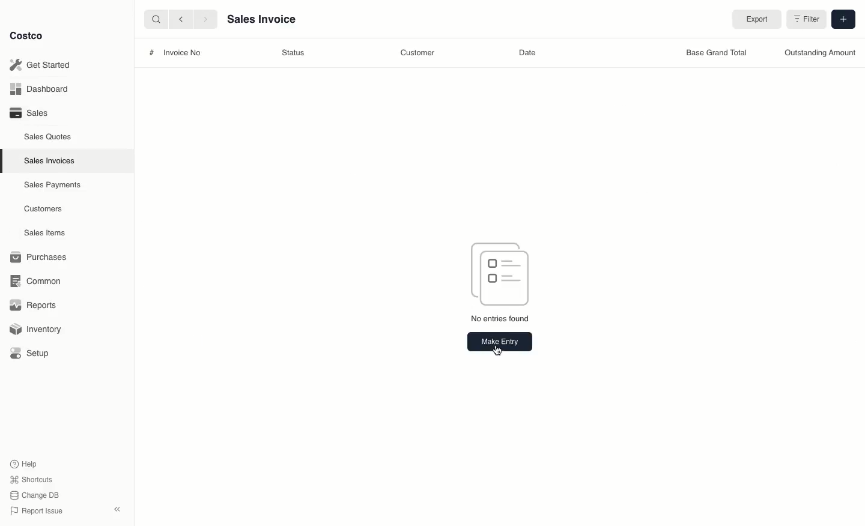  Describe the element at coordinates (41, 257) in the screenshot. I see `Purchases` at that location.